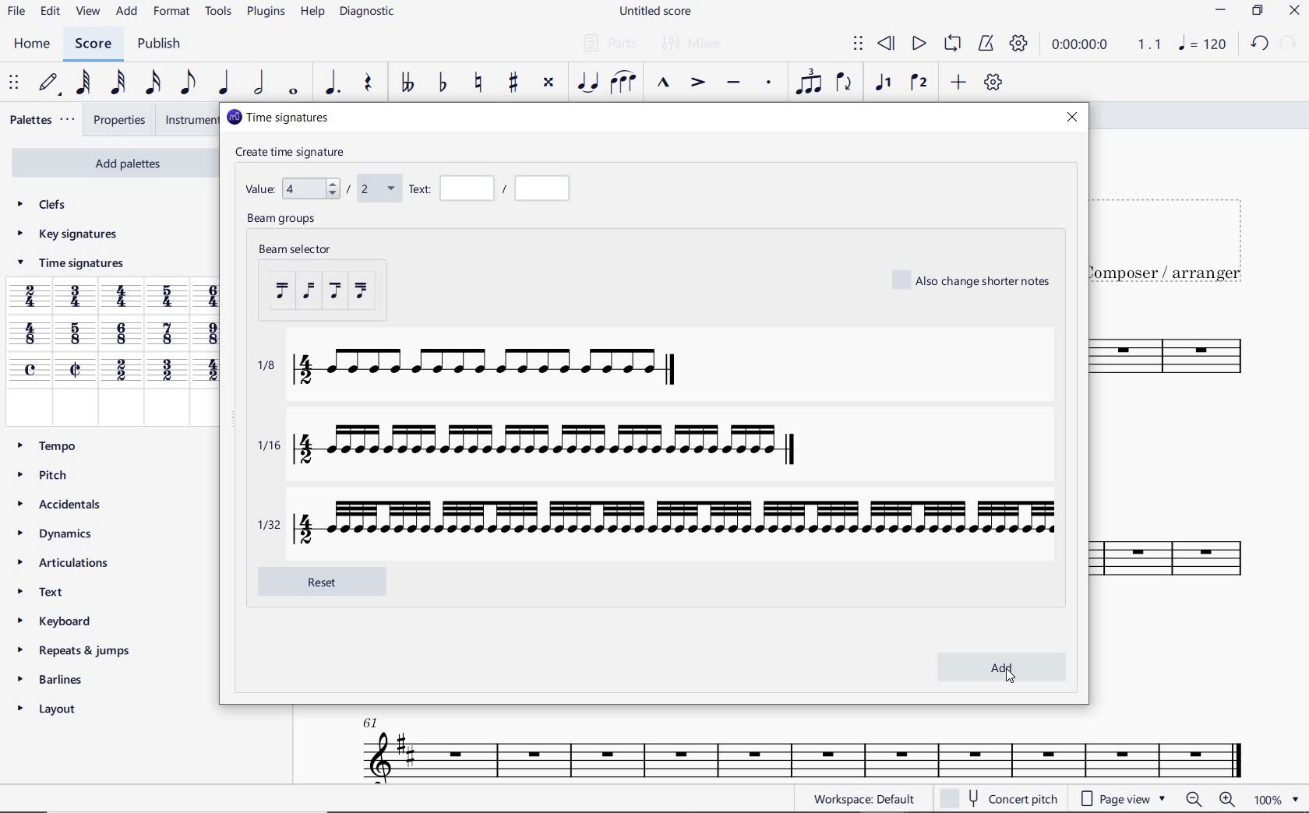  Describe the element at coordinates (1294, 11) in the screenshot. I see `CLOSE` at that location.